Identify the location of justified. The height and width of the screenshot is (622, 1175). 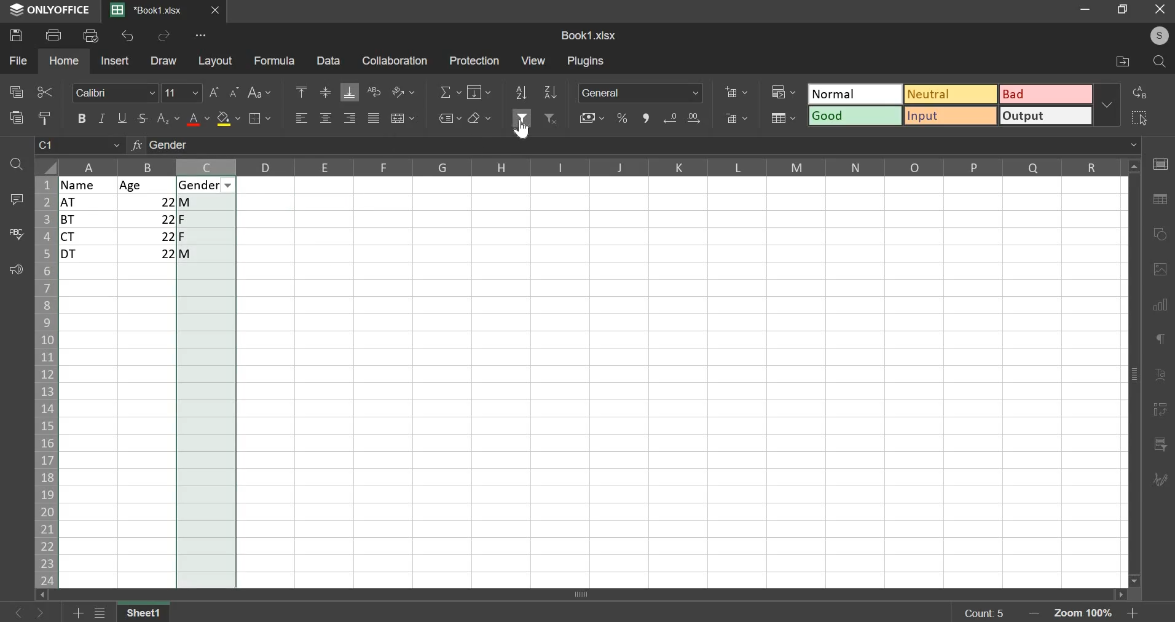
(374, 118).